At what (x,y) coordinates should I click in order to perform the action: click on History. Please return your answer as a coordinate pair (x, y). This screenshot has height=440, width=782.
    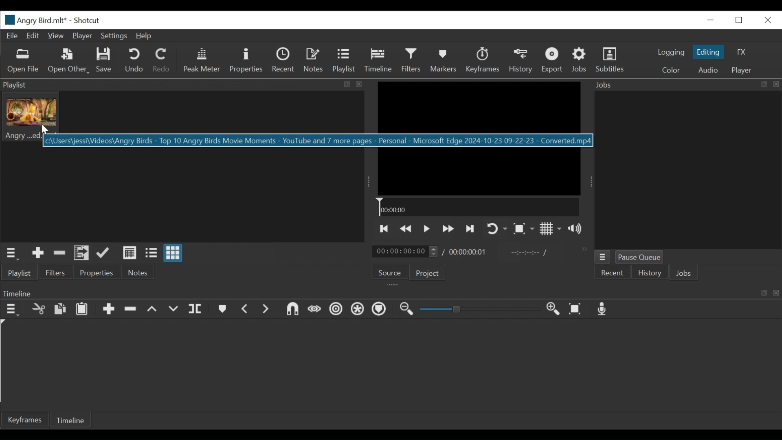
    Looking at the image, I should click on (649, 273).